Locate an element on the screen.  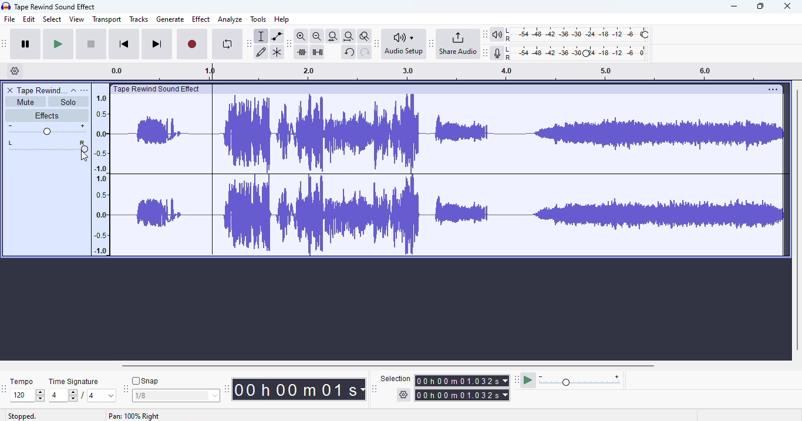
audacity selection toolbar is located at coordinates (374, 389).